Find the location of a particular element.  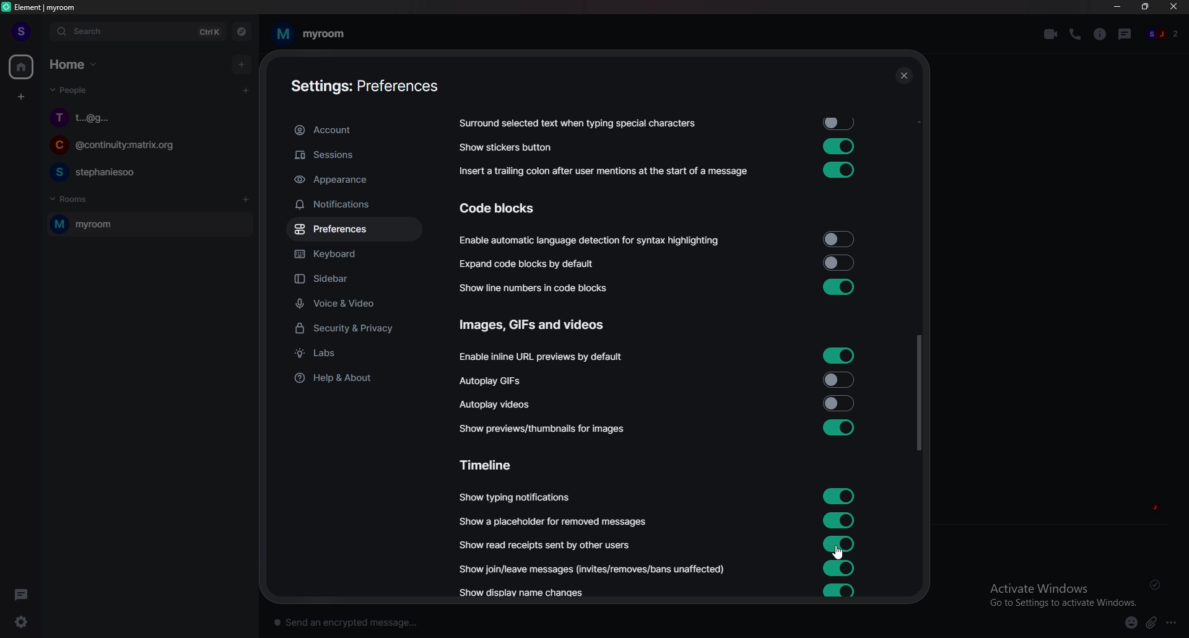

toggle is located at coordinates (840, 494).